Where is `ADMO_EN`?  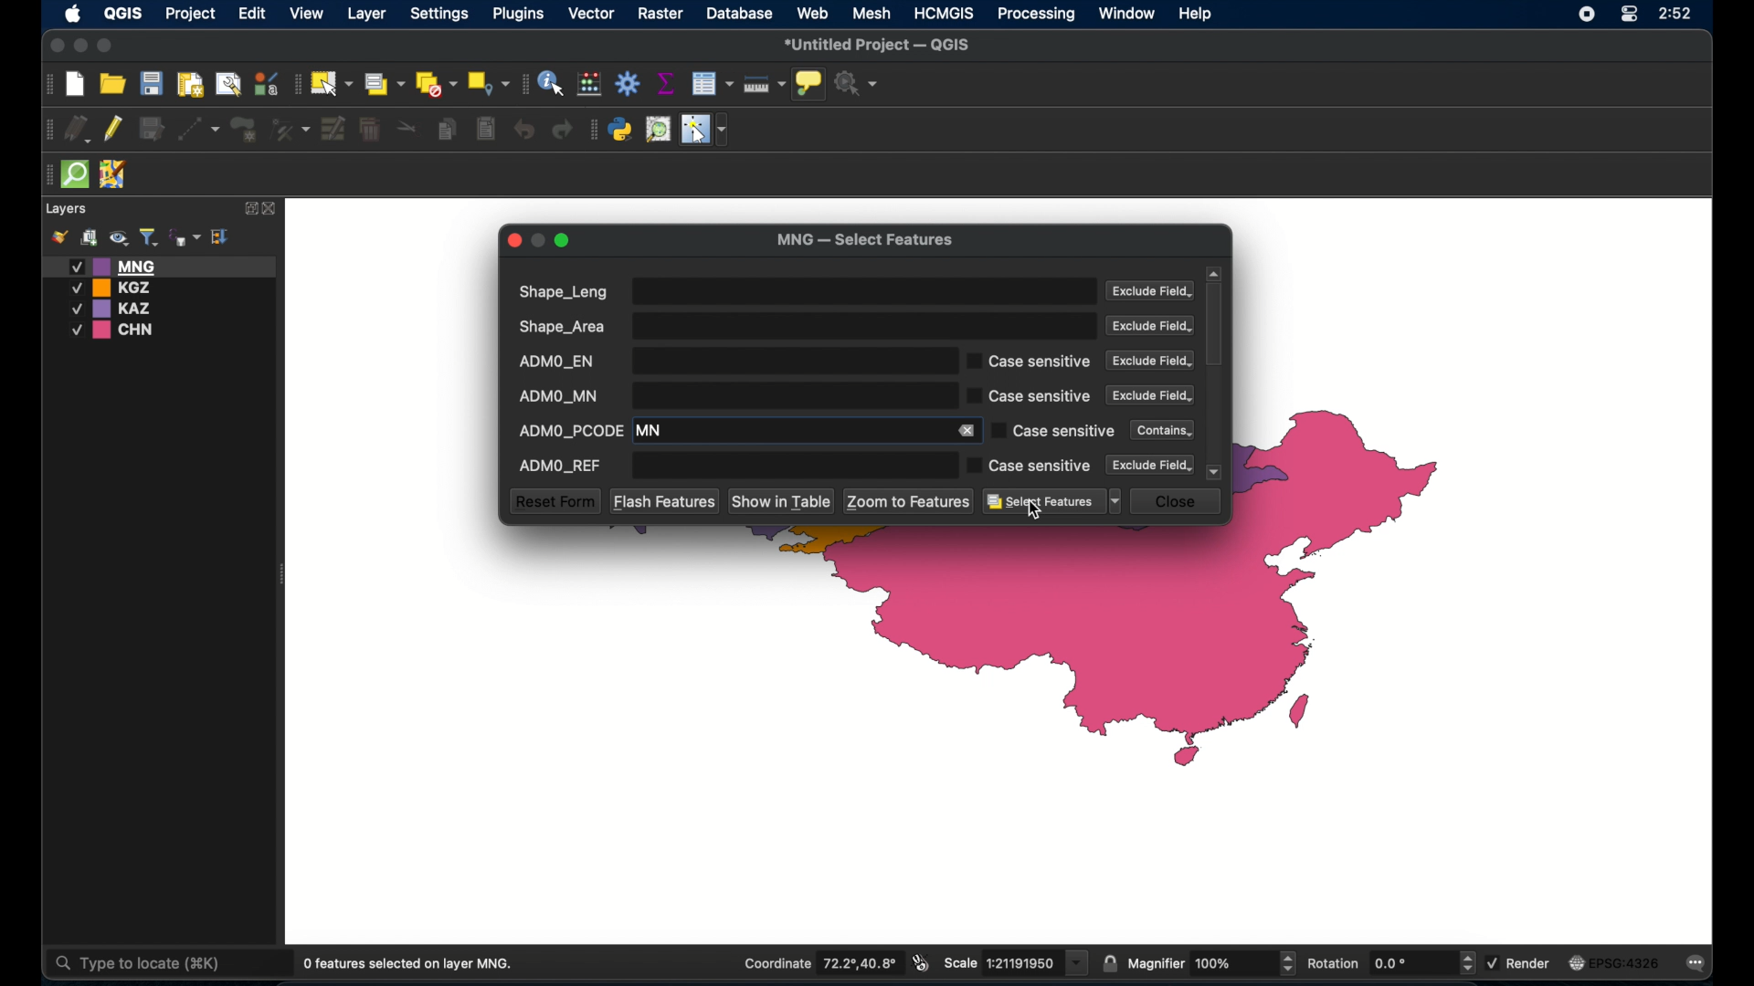
ADMO_EN is located at coordinates (730, 361).